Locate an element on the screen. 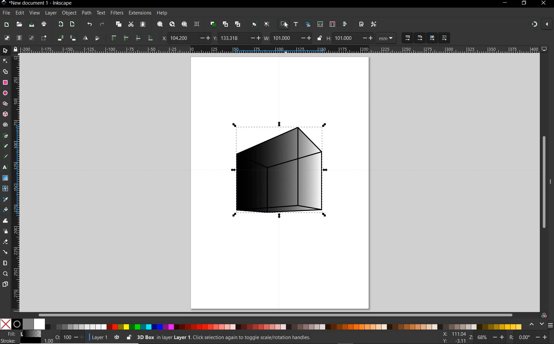 The width and height of the screenshot is (554, 344). 1.00 is located at coordinates (48, 341).